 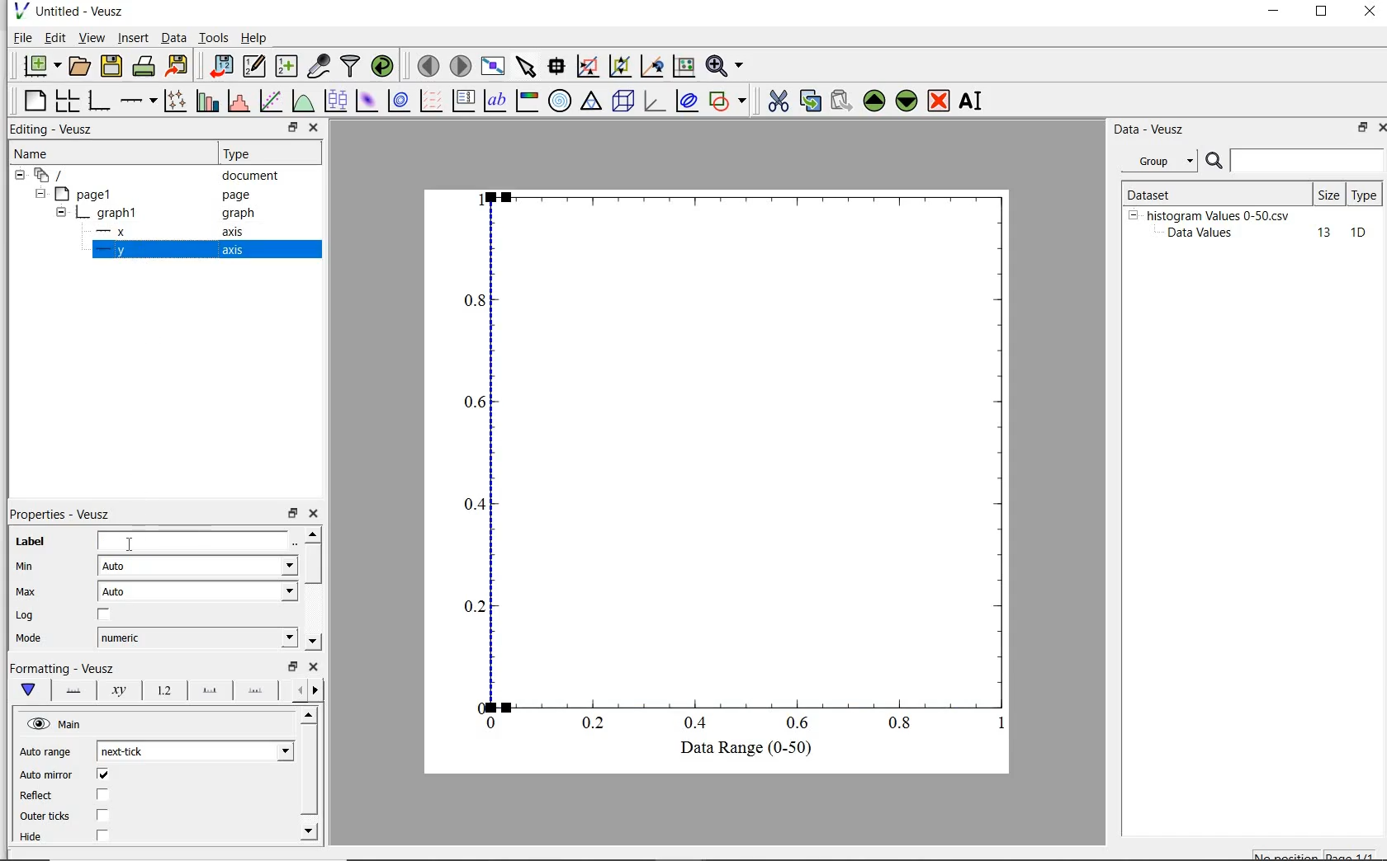 What do you see at coordinates (256, 692) in the screenshot?
I see `minor ticks` at bounding box center [256, 692].